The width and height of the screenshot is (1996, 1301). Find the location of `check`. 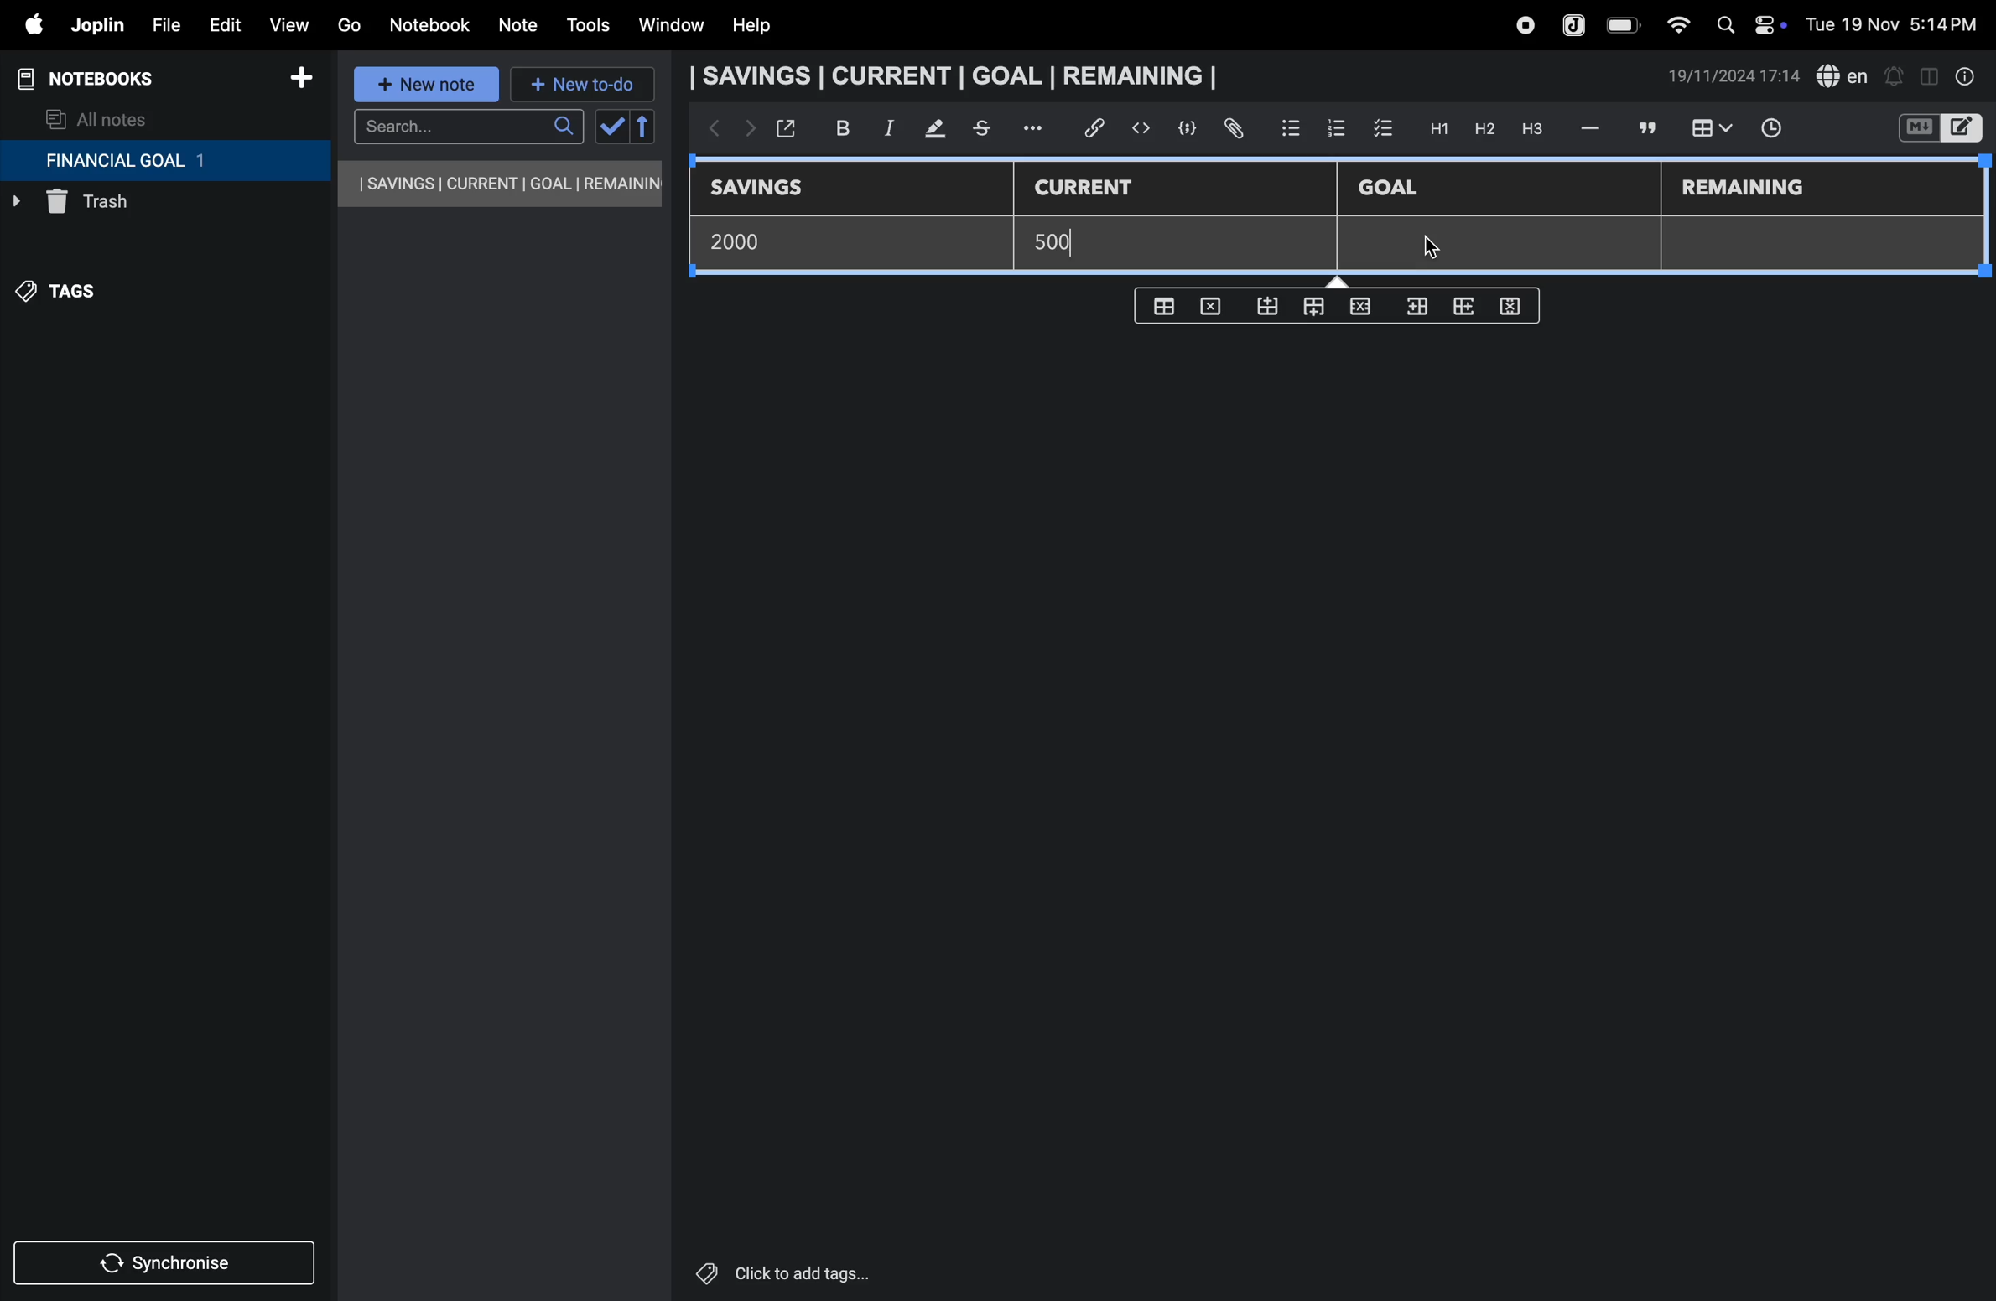

check is located at coordinates (610, 127).